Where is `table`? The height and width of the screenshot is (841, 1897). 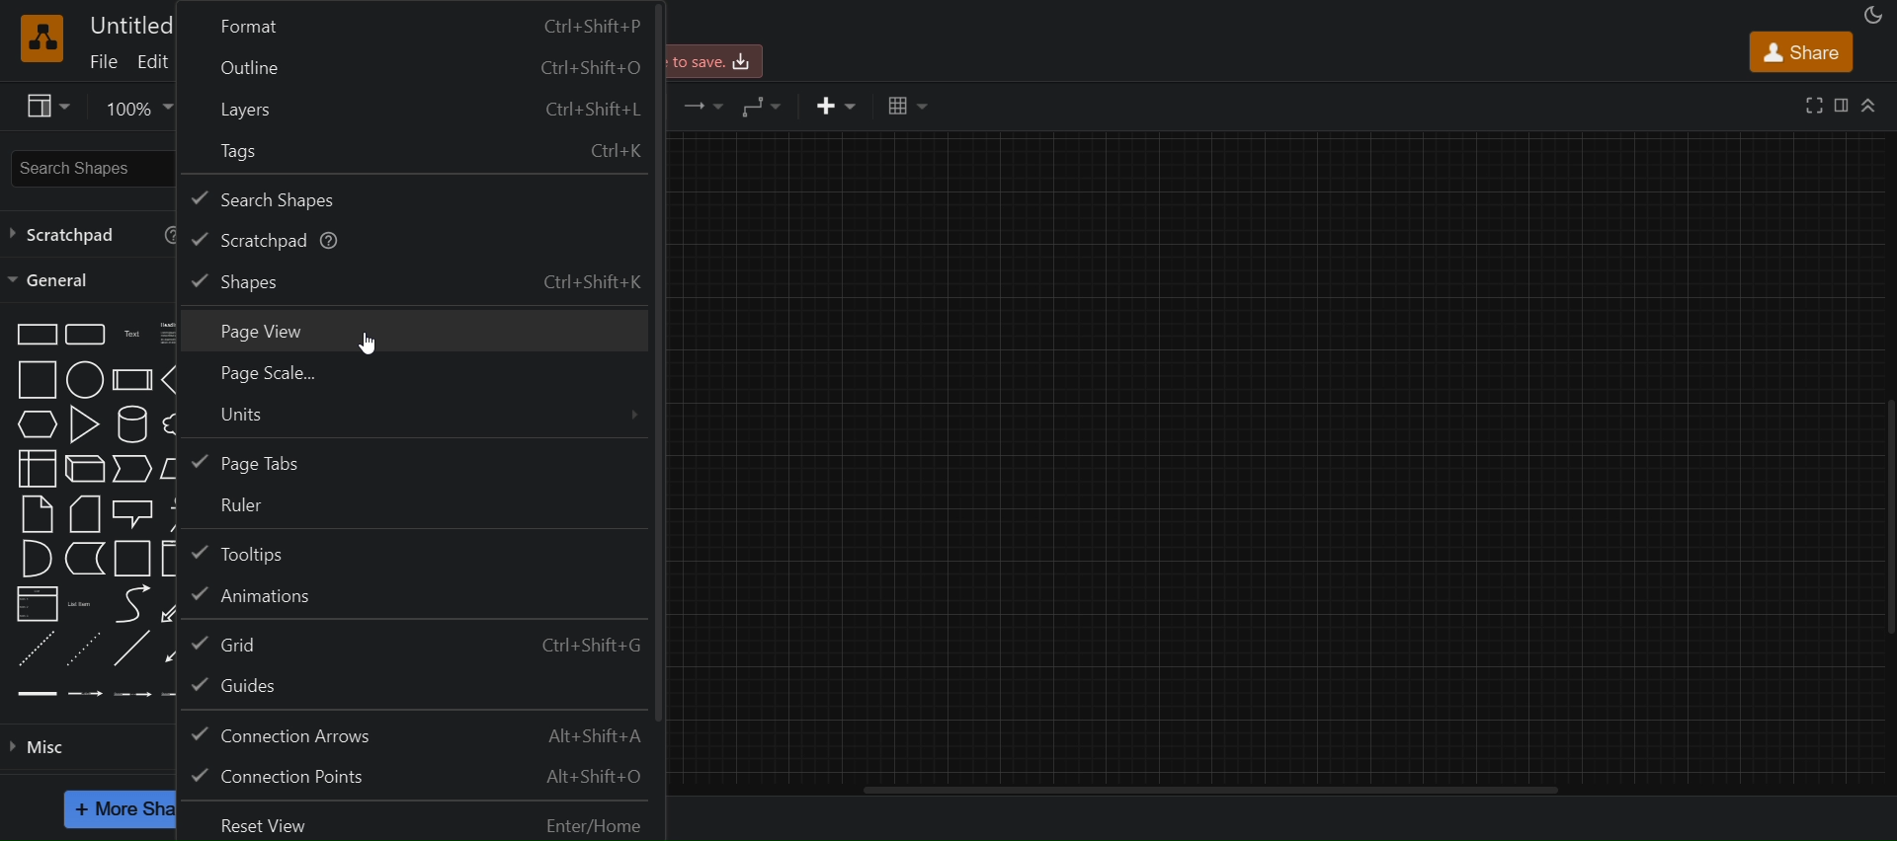 table is located at coordinates (905, 106).